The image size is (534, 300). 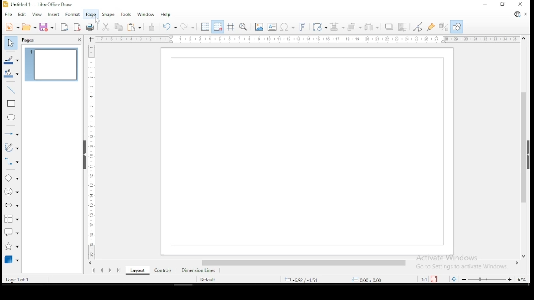 What do you see at coordinates (11, 220) in the screenshot?
I see `flowchart` at bounding box center [11, 220].